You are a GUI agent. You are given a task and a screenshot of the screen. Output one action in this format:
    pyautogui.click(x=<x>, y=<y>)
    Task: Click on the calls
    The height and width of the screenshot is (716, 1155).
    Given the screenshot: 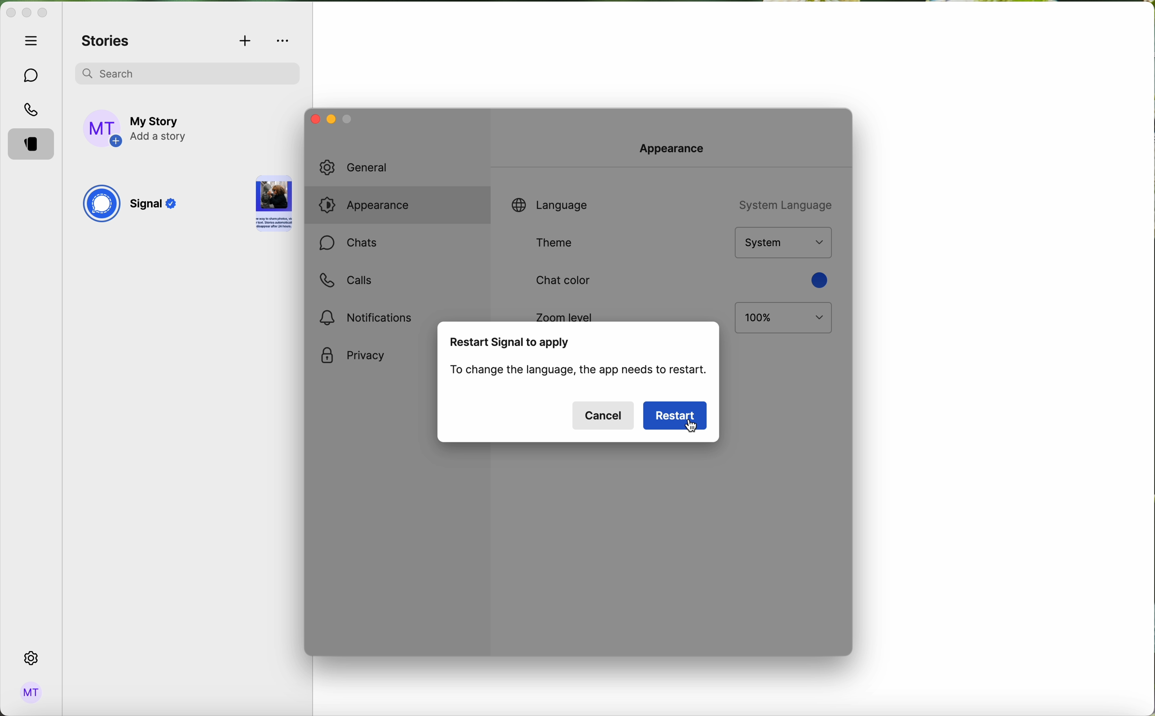 What is the action you would take?
    pyautogui.click(x=345, y=280)
    